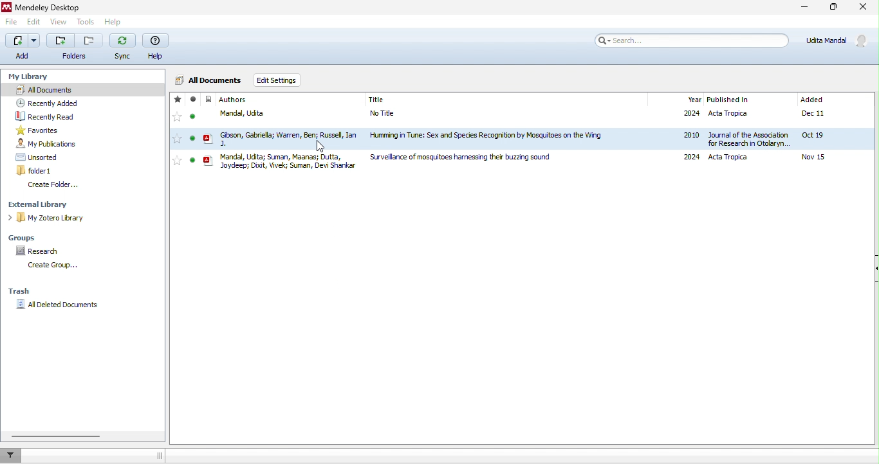 The image size is (879, 464). Describe the element at coordinates (40, 157) in the screenshot. I see `unsorted` at that location.